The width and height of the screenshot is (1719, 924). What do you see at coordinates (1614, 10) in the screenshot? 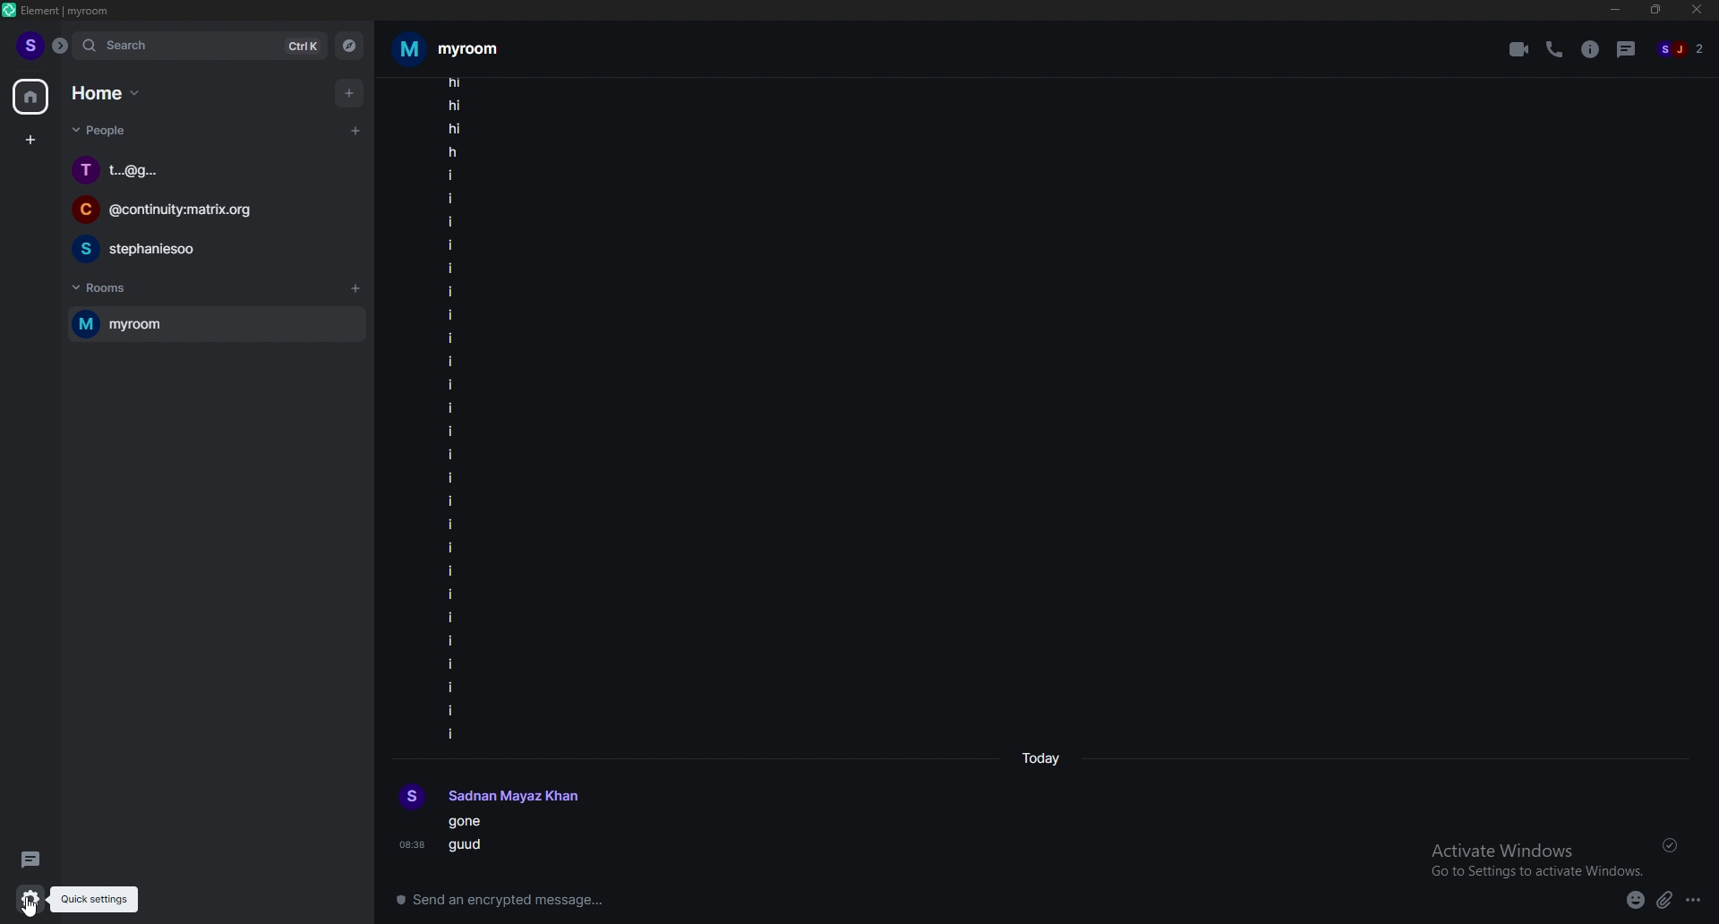
I see `minimize` at bounding box center [1614, 10].